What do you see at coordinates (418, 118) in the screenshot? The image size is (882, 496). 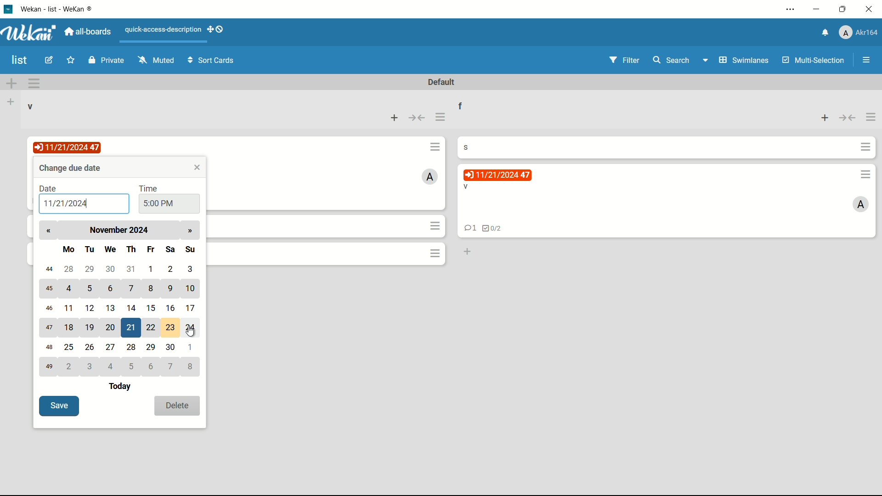 I see `collapse` at bounding box center [418, 118].